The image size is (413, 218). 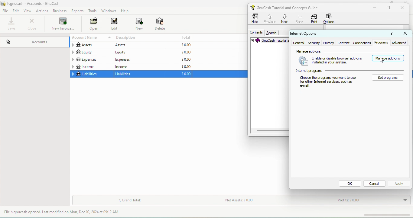 I want to click on profits?0.00, so click(x=370, y=200).